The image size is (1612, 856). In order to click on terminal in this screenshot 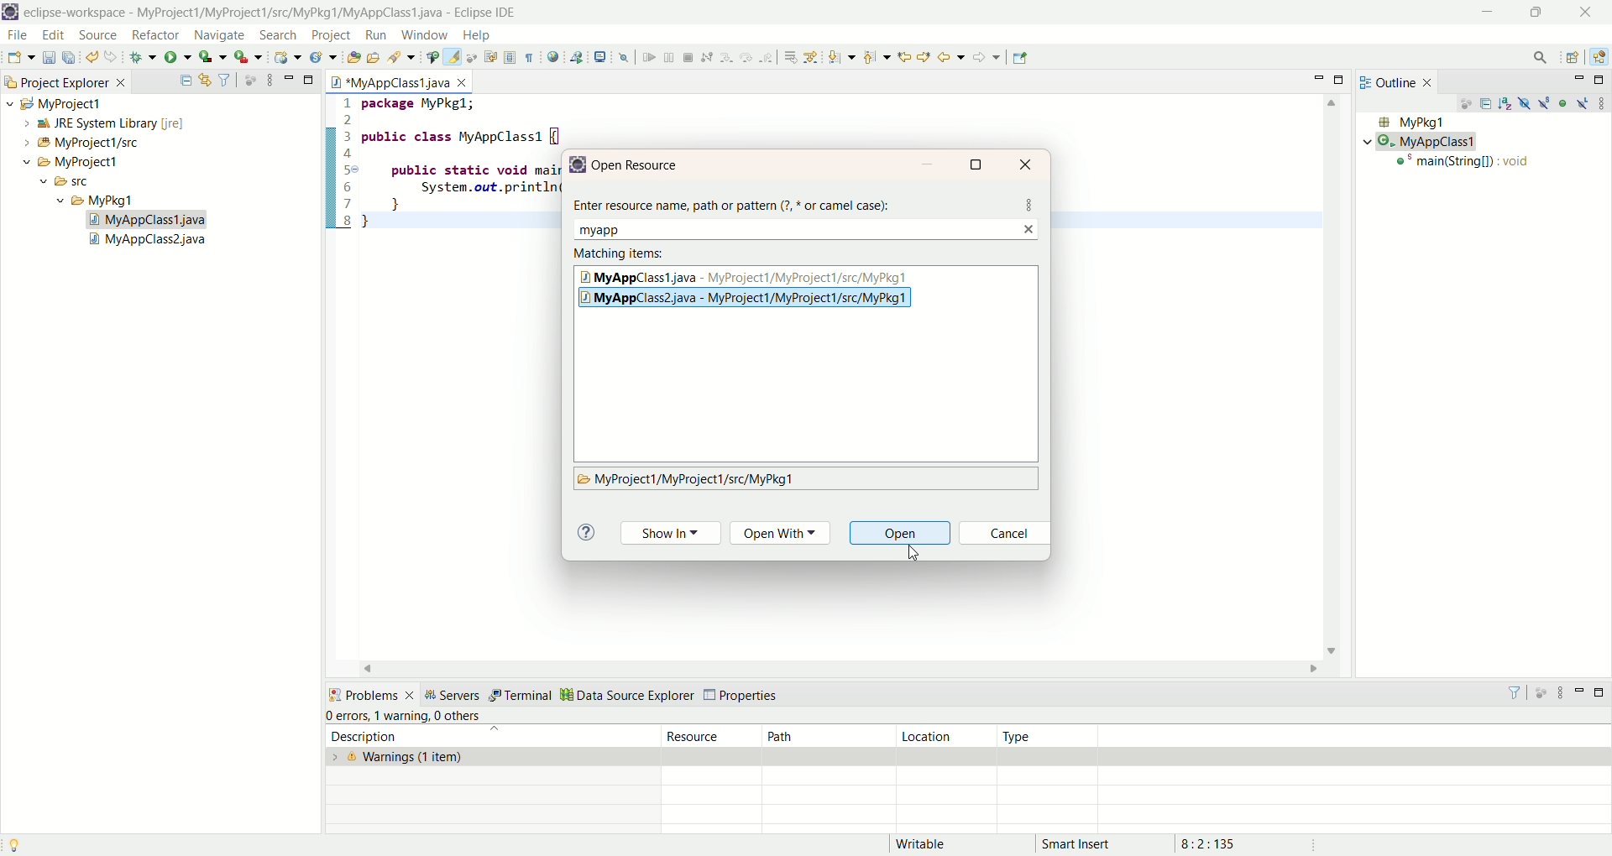, I will do `click(520, 696)`.